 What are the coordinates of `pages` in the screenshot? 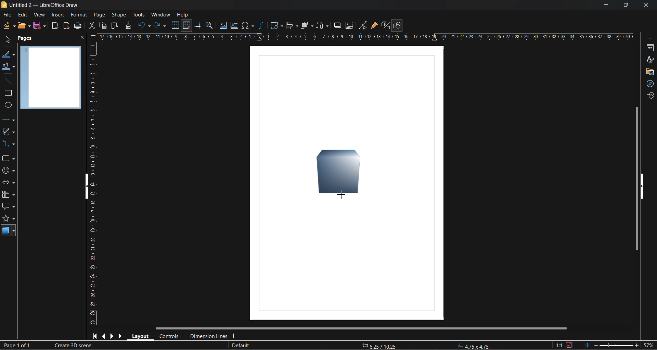 It's located at (27, 38).